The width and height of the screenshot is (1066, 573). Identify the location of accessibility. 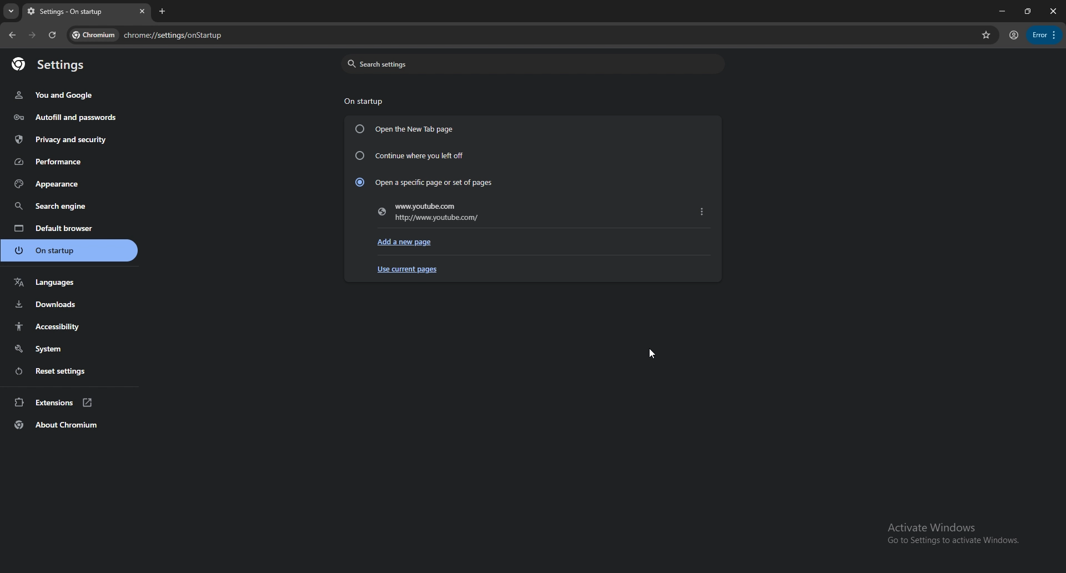
(71, 327).